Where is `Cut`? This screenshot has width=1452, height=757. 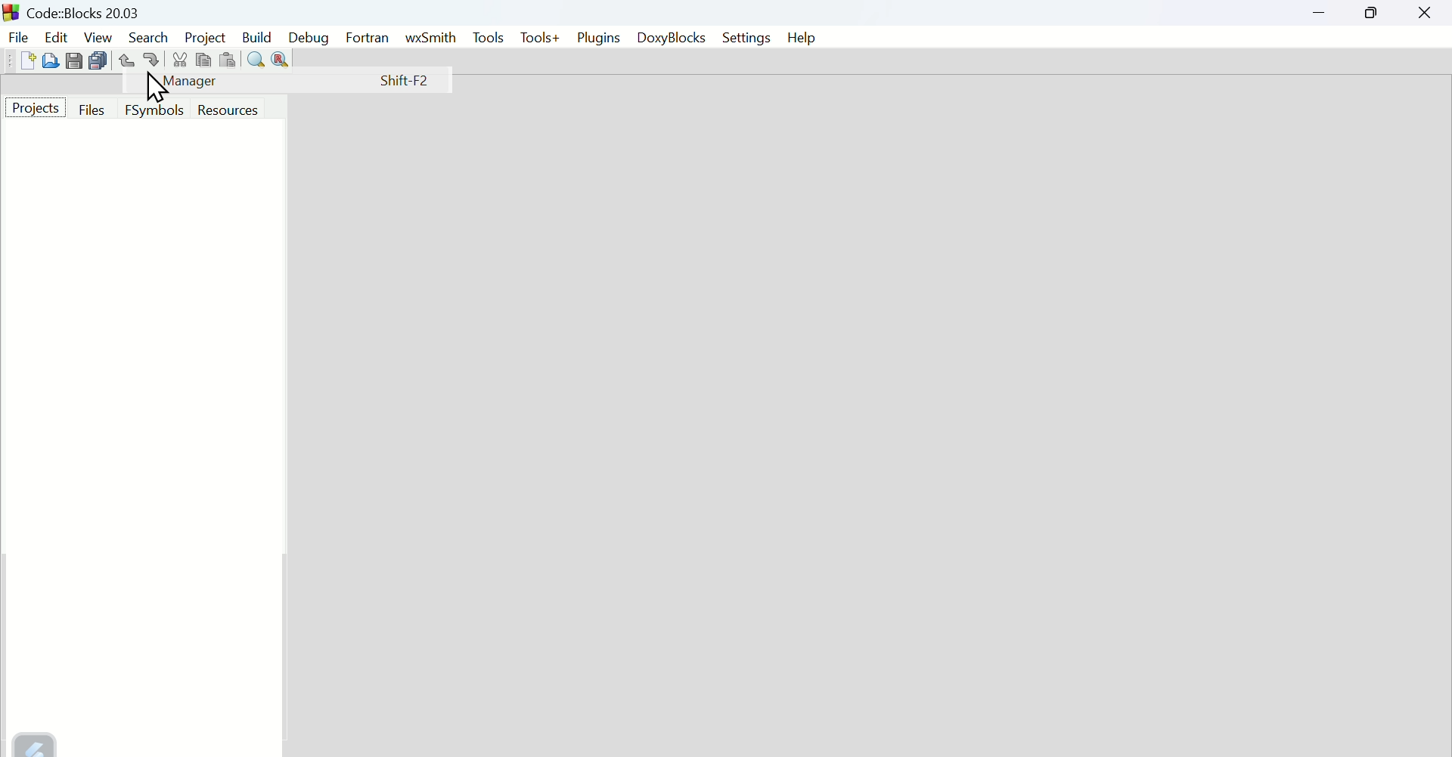 Cut is located at coordinates (180, 59).